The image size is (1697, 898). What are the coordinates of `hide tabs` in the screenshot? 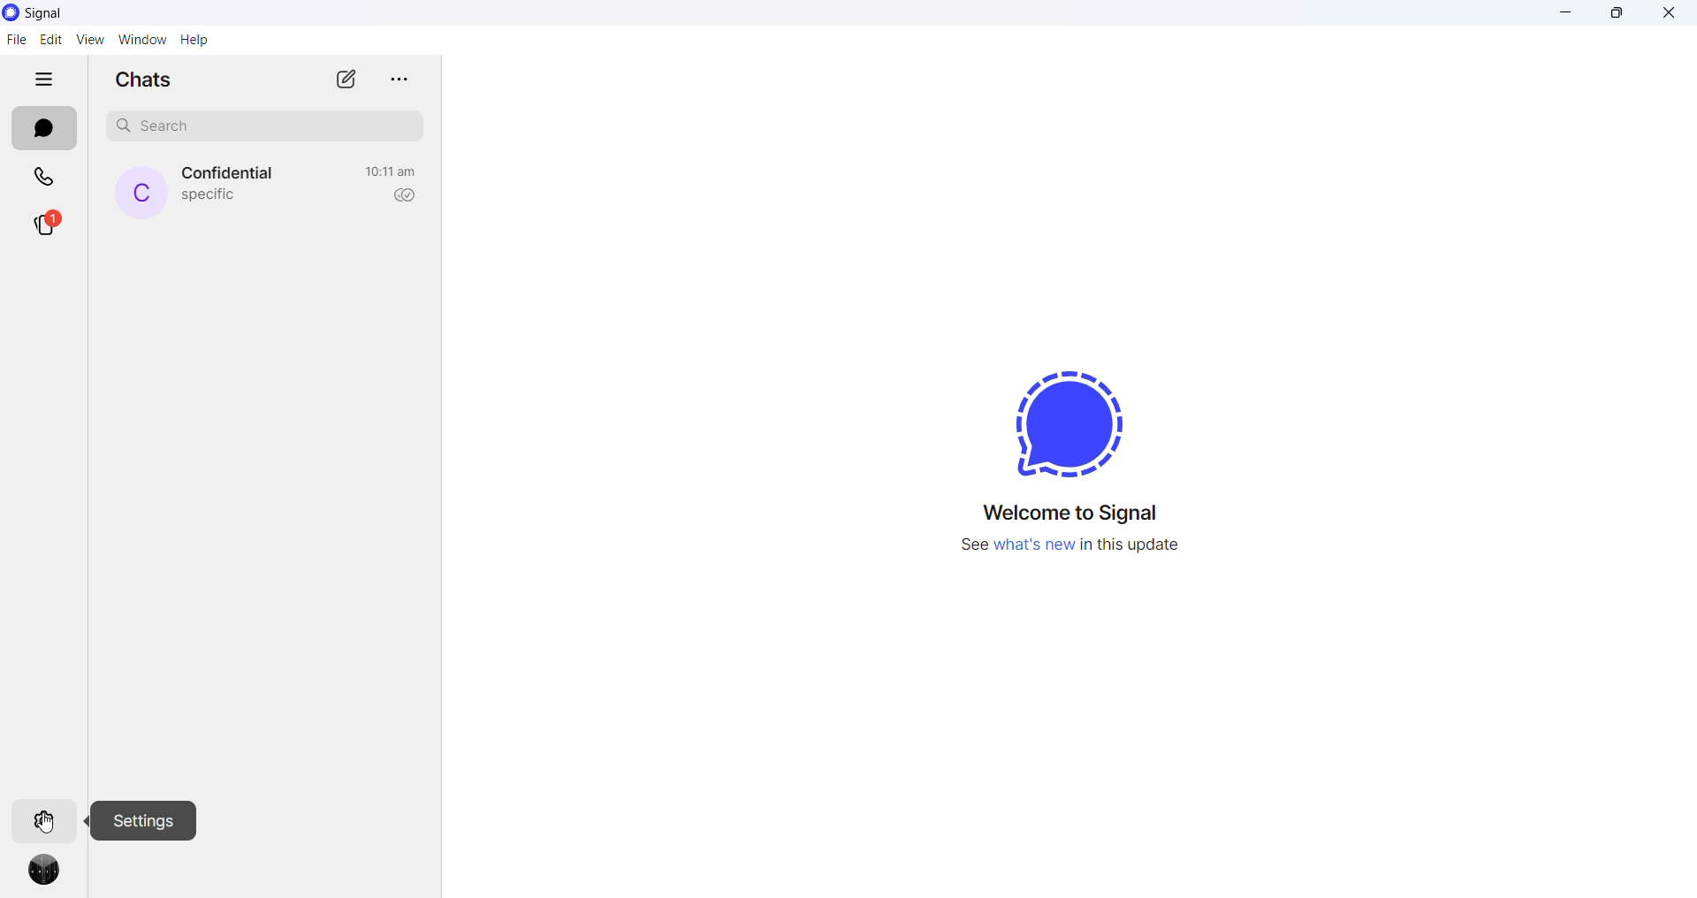 It's located at (45, 80).